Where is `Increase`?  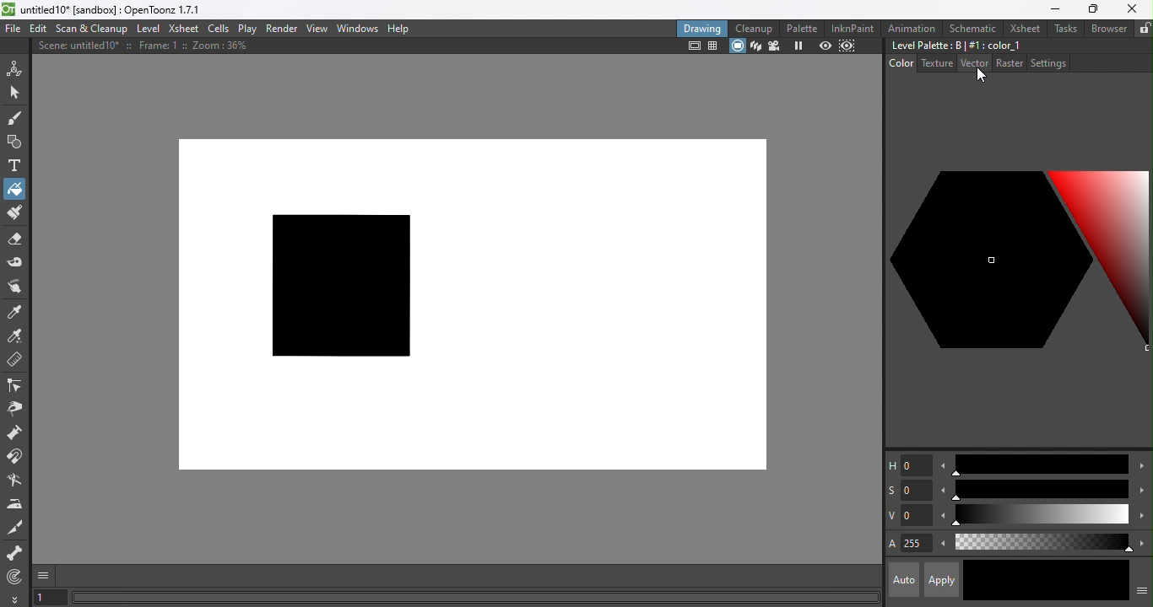 Increase is located at coordinates (1141, 542).